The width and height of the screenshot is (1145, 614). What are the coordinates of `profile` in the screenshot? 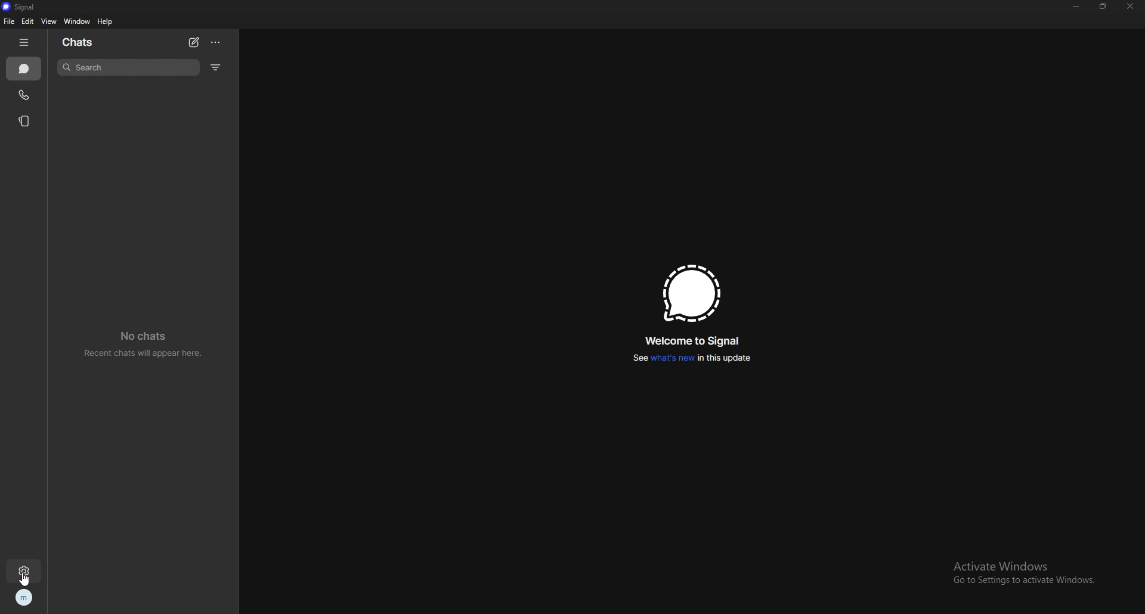 It's located at (26, 597).